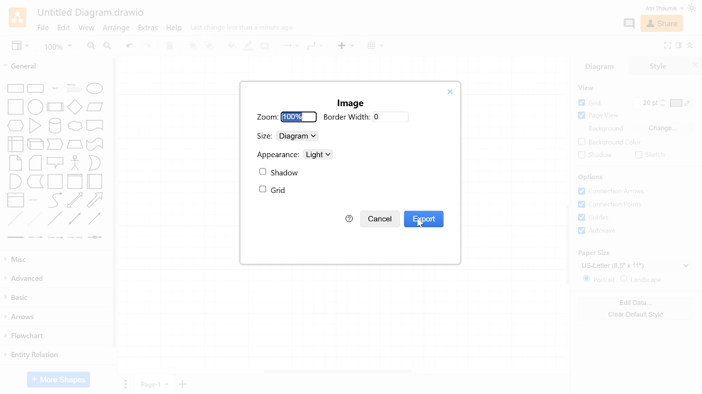 The height and width of the screenshot is (394, 702). I want to click on Entity relation, so click(35, 356).